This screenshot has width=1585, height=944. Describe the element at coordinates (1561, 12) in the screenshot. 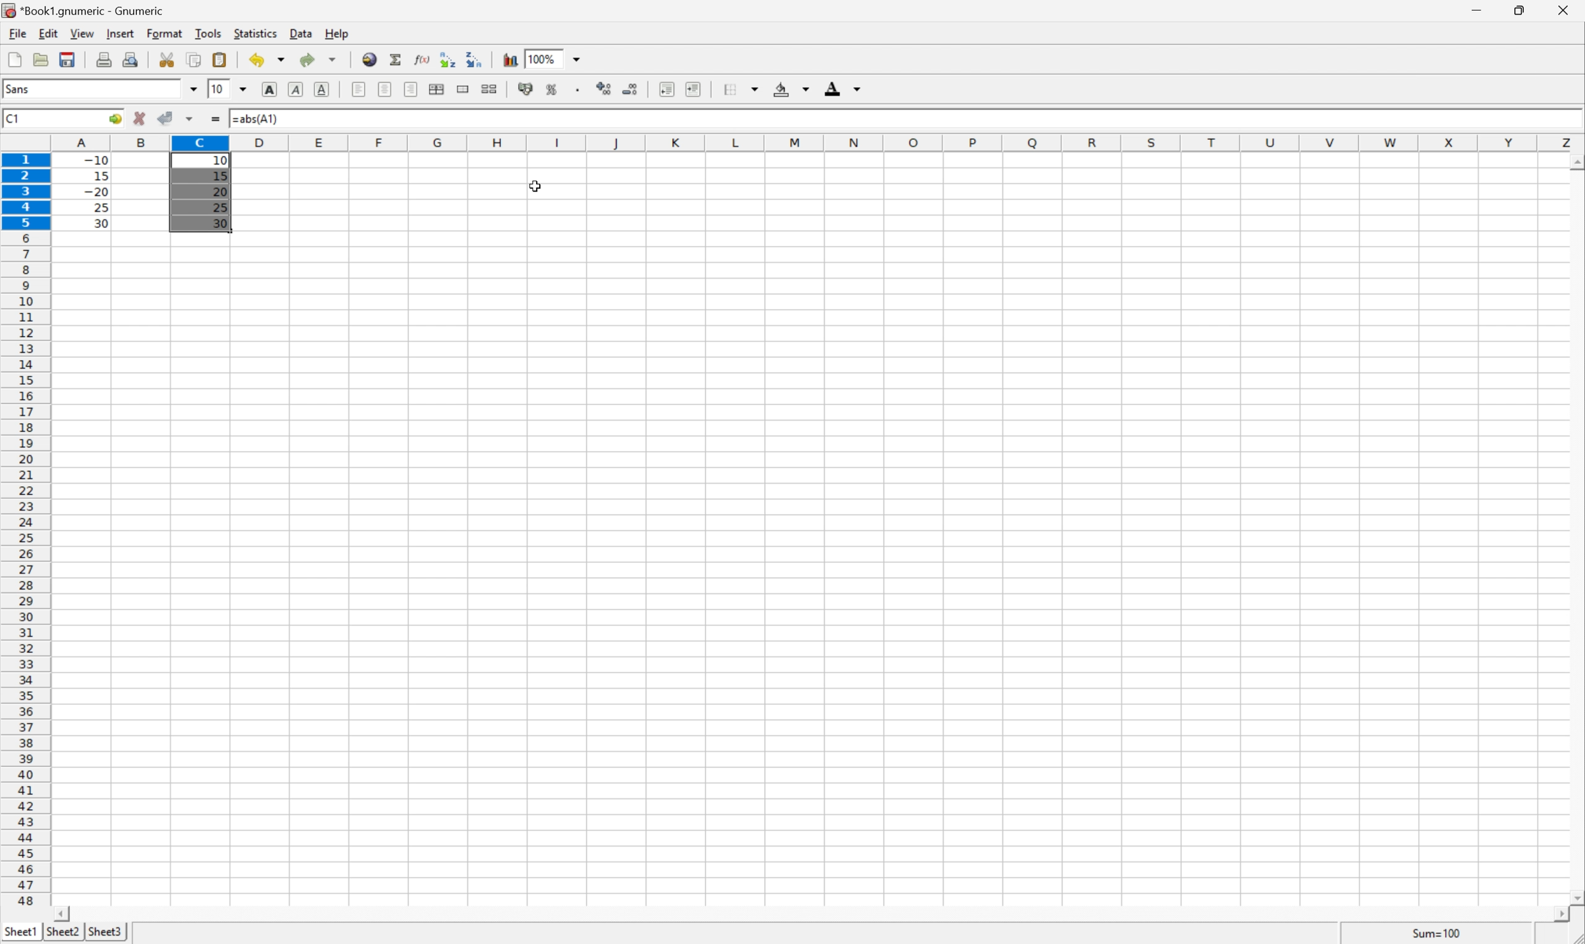

I see `close` at that location.